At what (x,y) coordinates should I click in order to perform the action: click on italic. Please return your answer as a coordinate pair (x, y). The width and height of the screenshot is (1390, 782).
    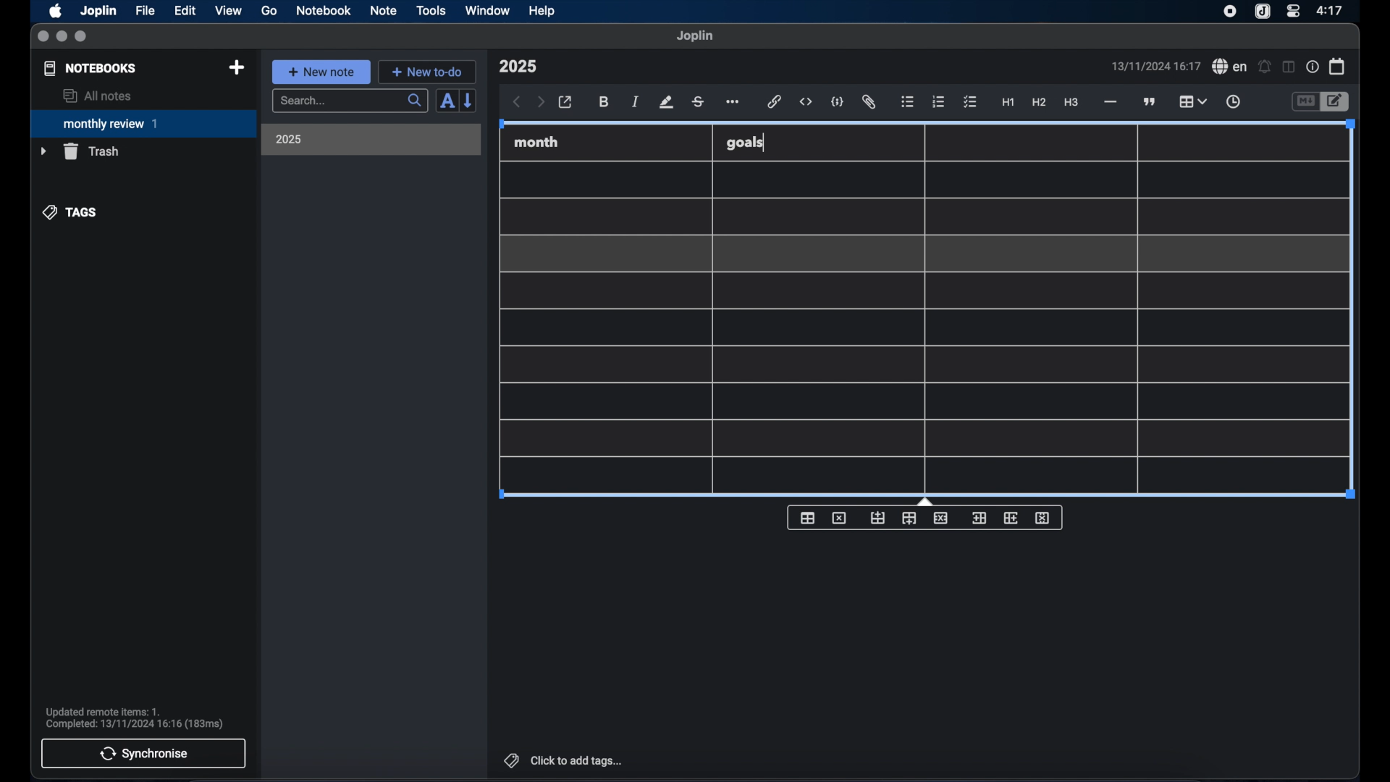
    Looking at the image, I should click on (636, 101).